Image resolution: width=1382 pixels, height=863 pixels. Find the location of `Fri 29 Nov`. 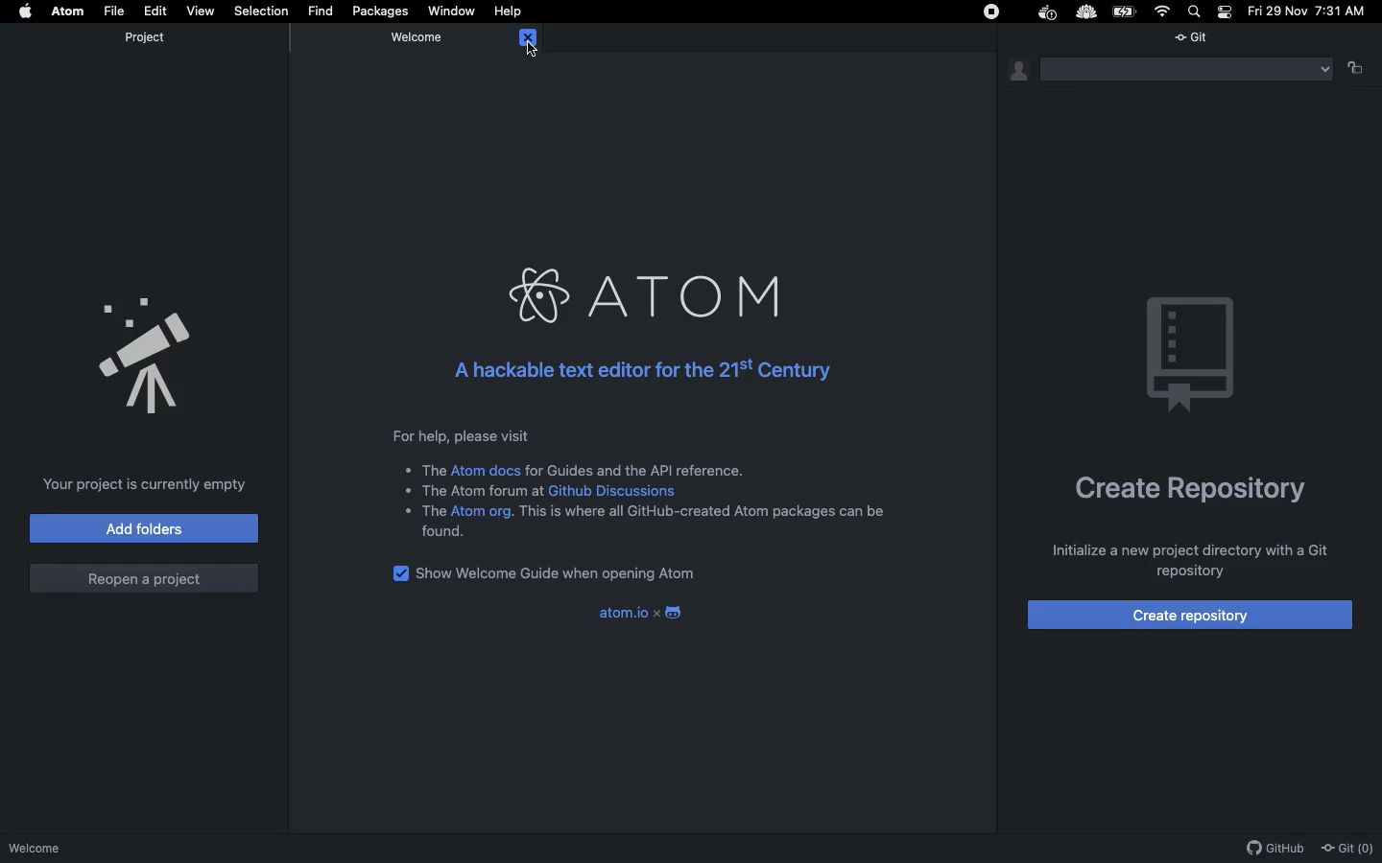

Fri 29 Nov is located at coordinates (1275, 12).